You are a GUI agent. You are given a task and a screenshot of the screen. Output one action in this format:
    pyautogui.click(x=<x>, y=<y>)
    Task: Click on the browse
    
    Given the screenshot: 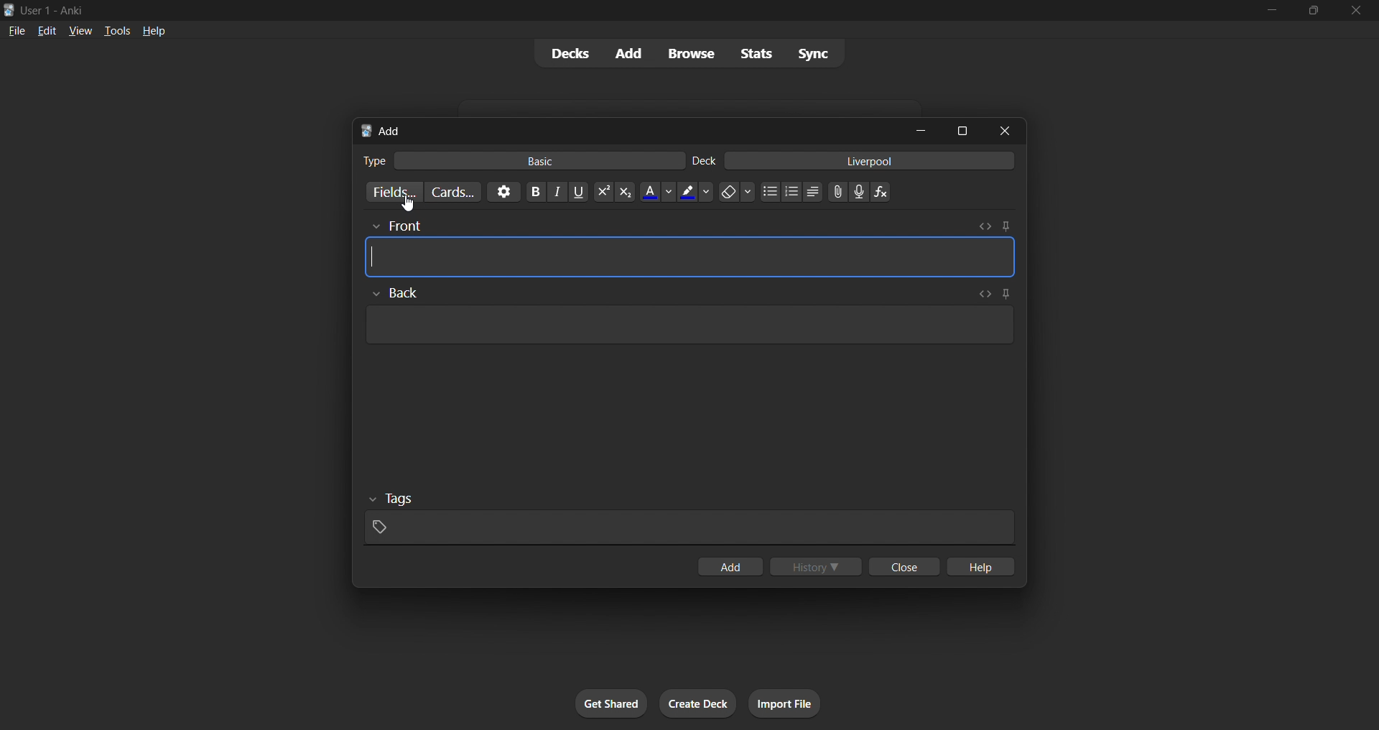 What is the action you would take?
    pyautogui.click(x=691, y=53)
    